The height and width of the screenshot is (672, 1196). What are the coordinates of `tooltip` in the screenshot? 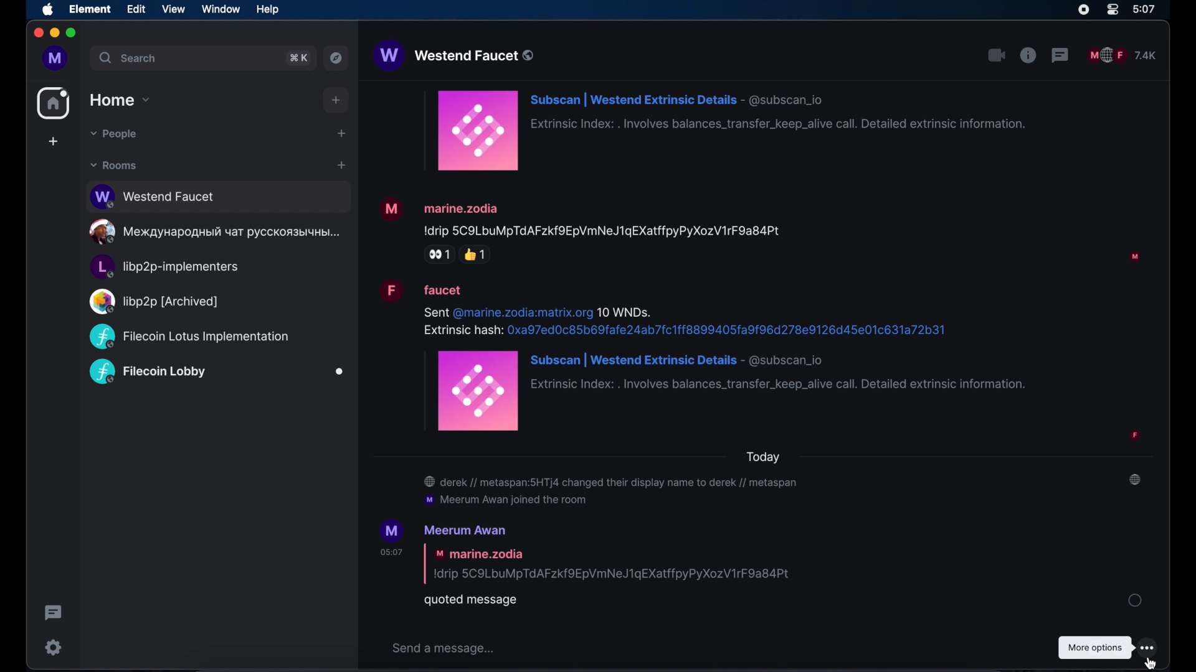 It's located at (1093, 648).